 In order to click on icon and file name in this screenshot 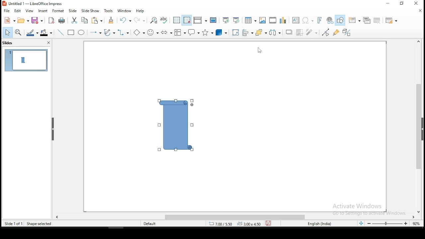, I will do `click(37, 4)`.